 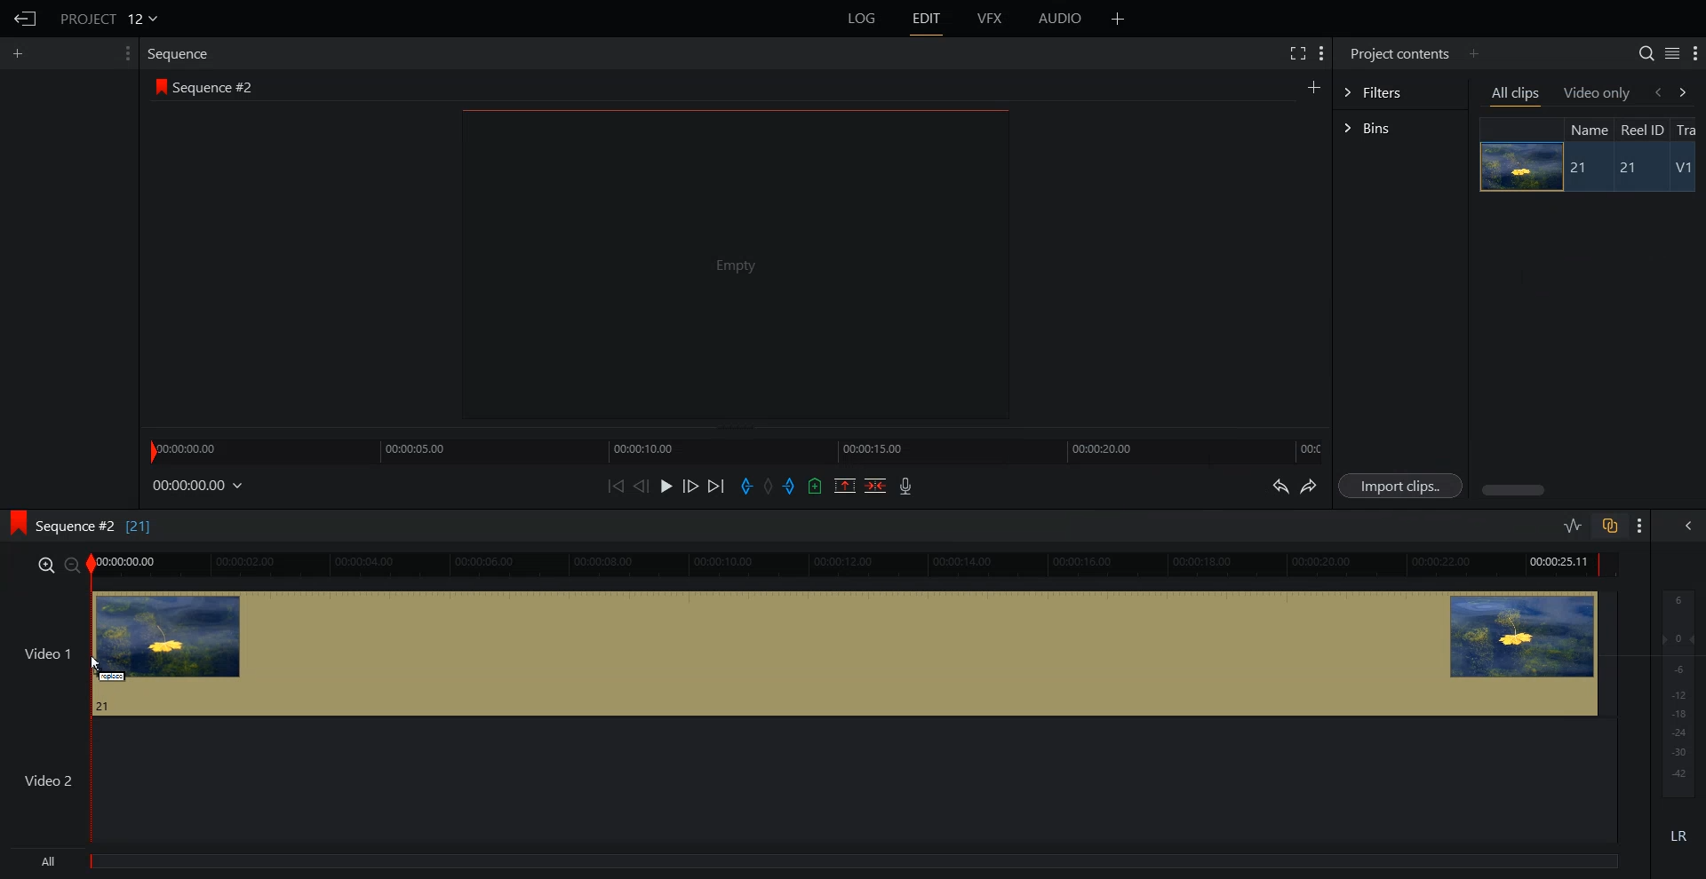 What do you see at coordinates (1400, 128) in the screenshot?
I see `Bins` at bounding box center [1400, 128].